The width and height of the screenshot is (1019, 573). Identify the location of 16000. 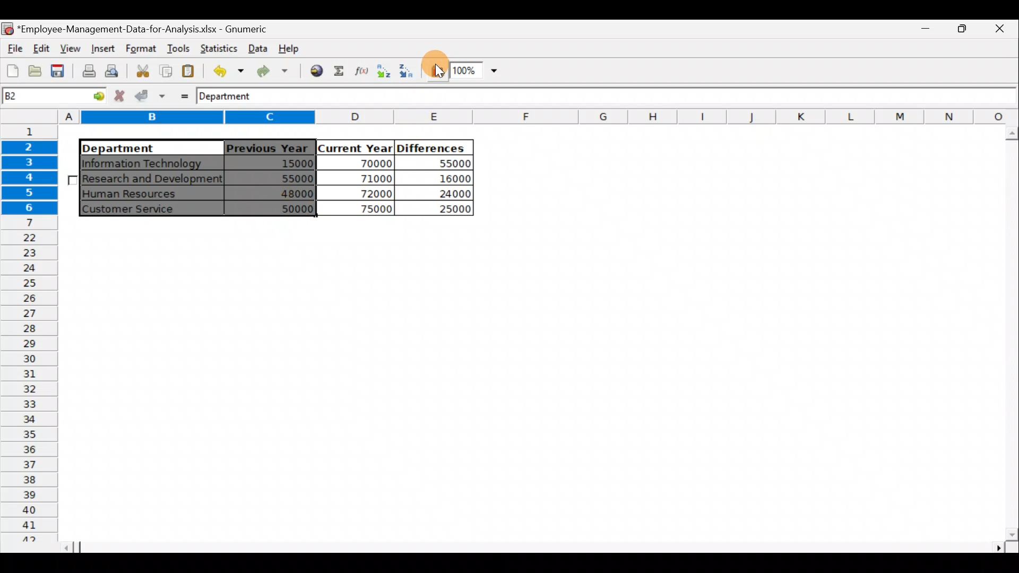
(446, 179).